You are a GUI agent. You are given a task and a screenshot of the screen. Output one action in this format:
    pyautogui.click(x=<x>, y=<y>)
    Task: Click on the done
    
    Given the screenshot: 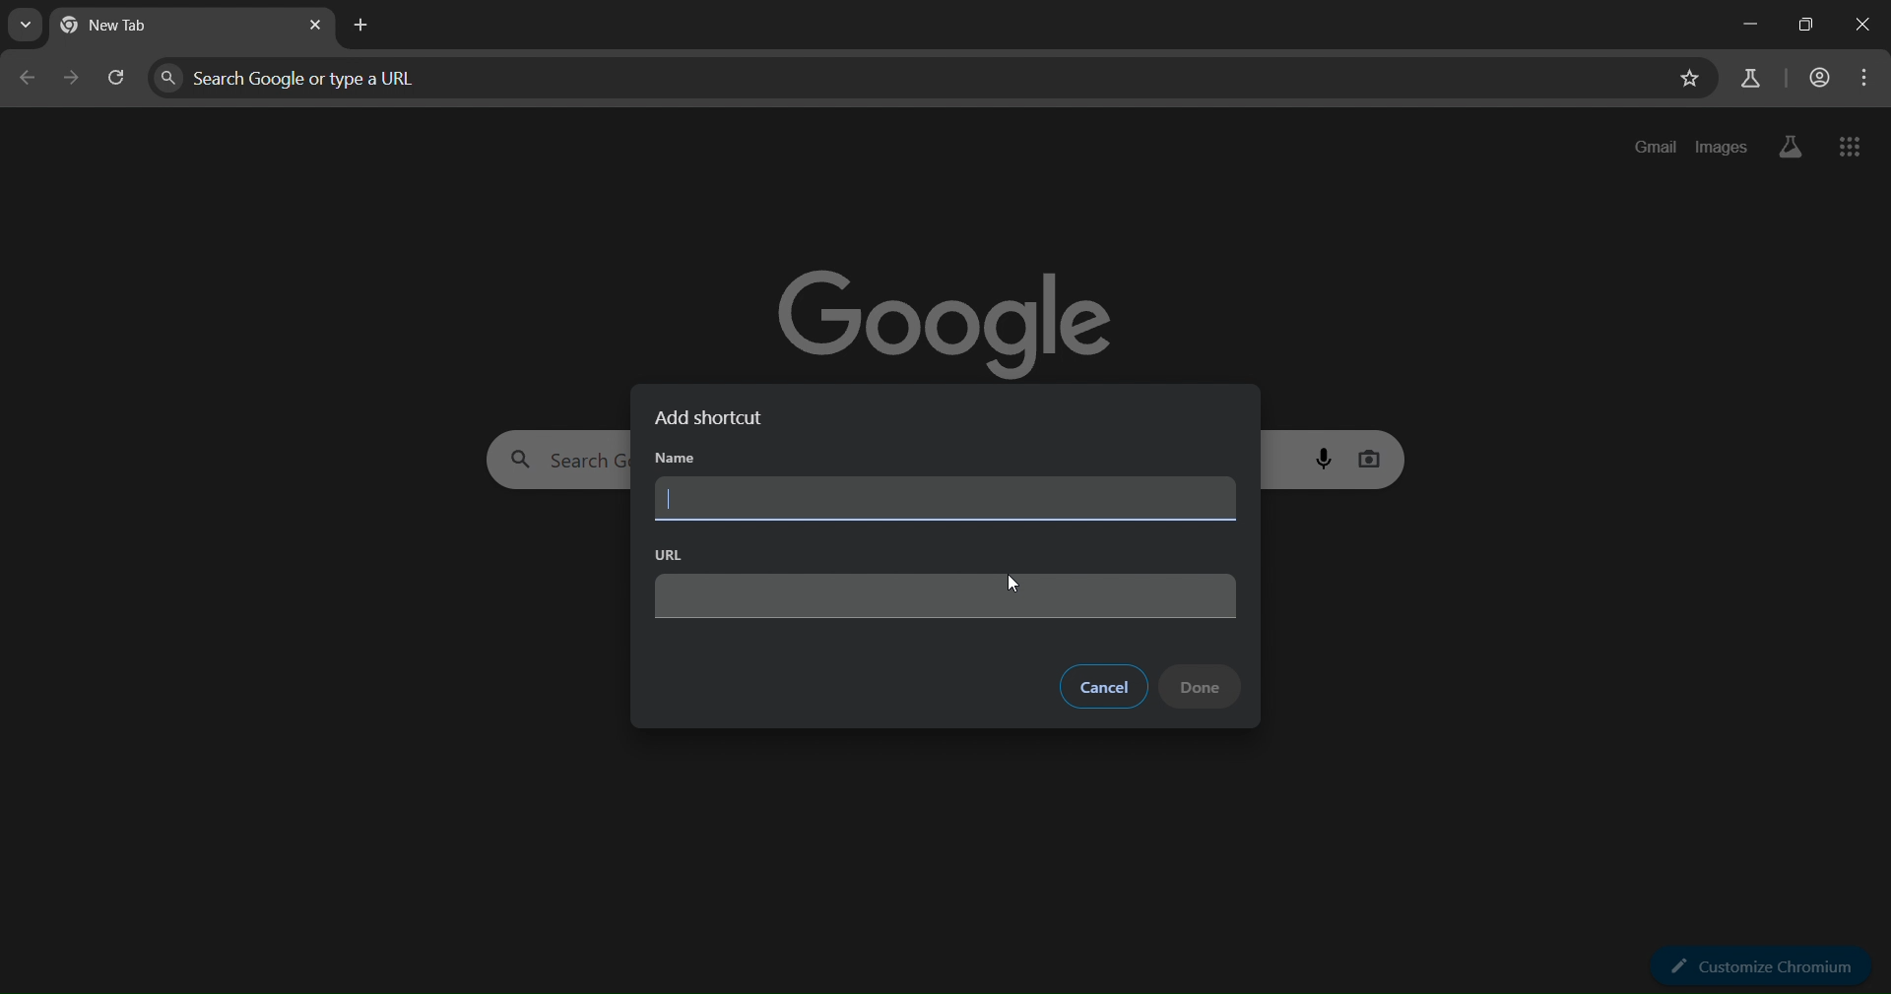 What is the action you would take?
    pyautogui.click(x=1202, y=686)
    